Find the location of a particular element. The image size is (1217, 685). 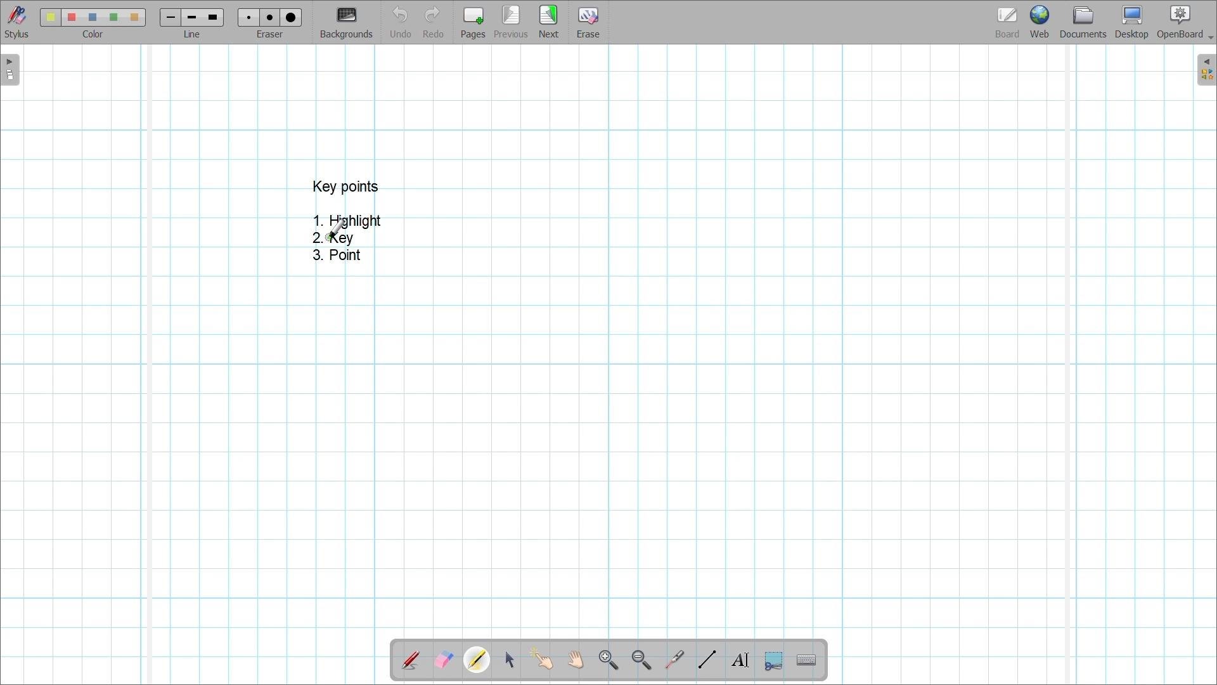

Capture part of the screen is located at coordinates (774, 662).